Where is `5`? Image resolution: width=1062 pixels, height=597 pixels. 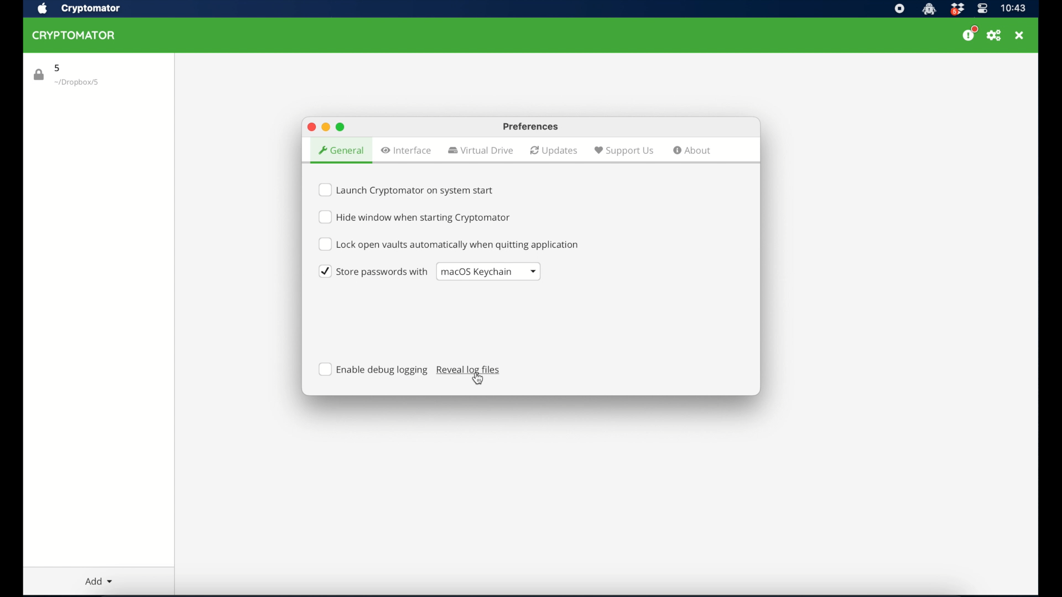 5 is located at coordinates (58, 68).